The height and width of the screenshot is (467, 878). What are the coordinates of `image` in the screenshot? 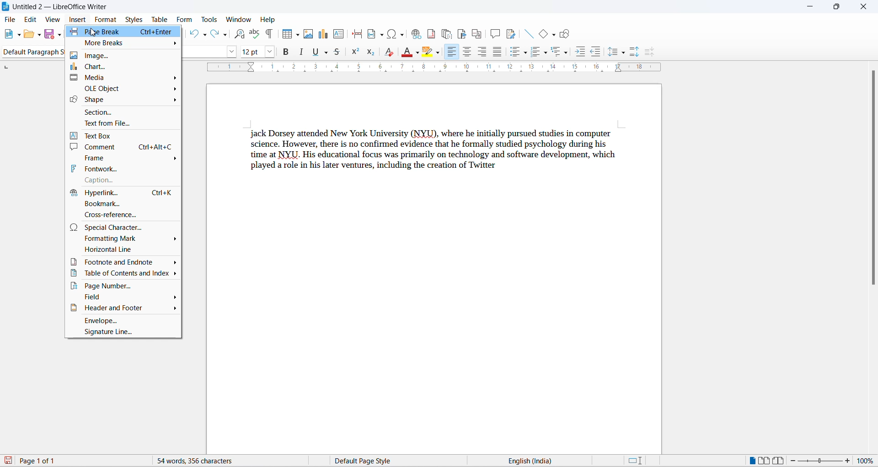 It's located at (127, 54).